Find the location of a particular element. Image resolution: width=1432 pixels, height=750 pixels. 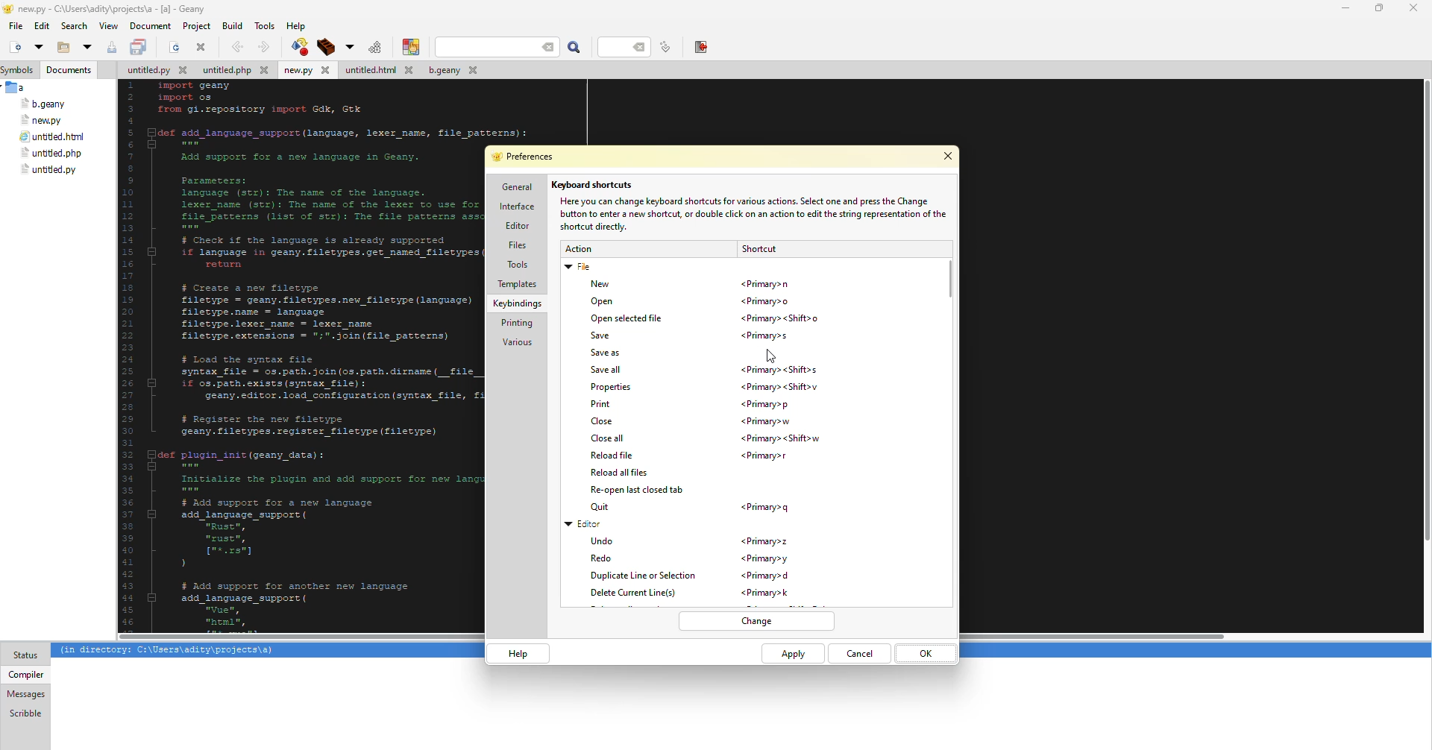

editor is located at coordinates (515, 226).